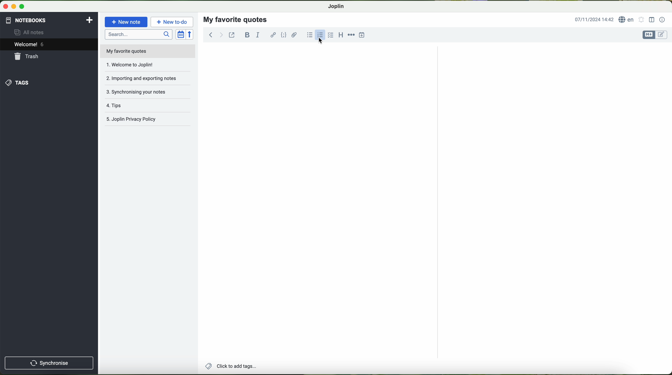  Describe the element at coordinates (127, 51) in the screenshot. I see `my favorite quotes file` at that location.